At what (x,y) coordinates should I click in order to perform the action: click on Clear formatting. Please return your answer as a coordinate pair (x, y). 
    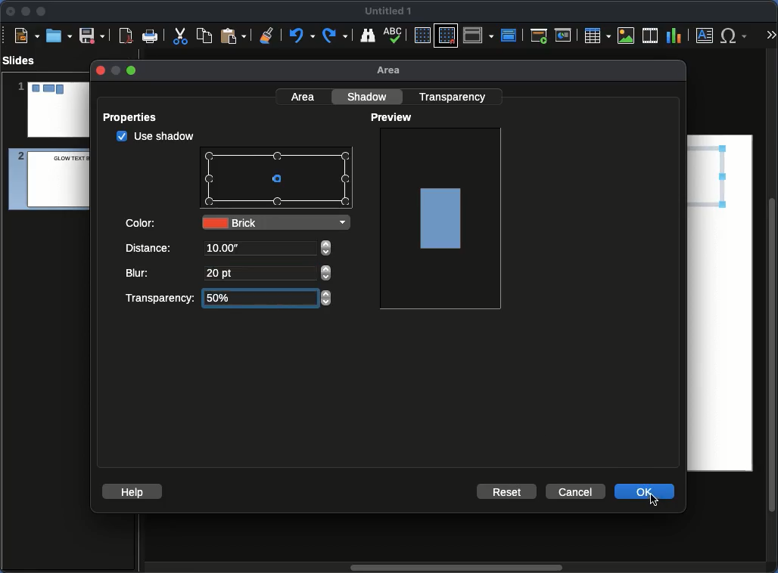
    Looking at the image, I should click on (267, 34).